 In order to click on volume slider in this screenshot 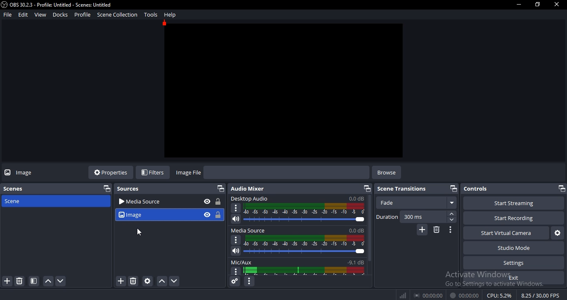, I will do `click(296, 219)`.